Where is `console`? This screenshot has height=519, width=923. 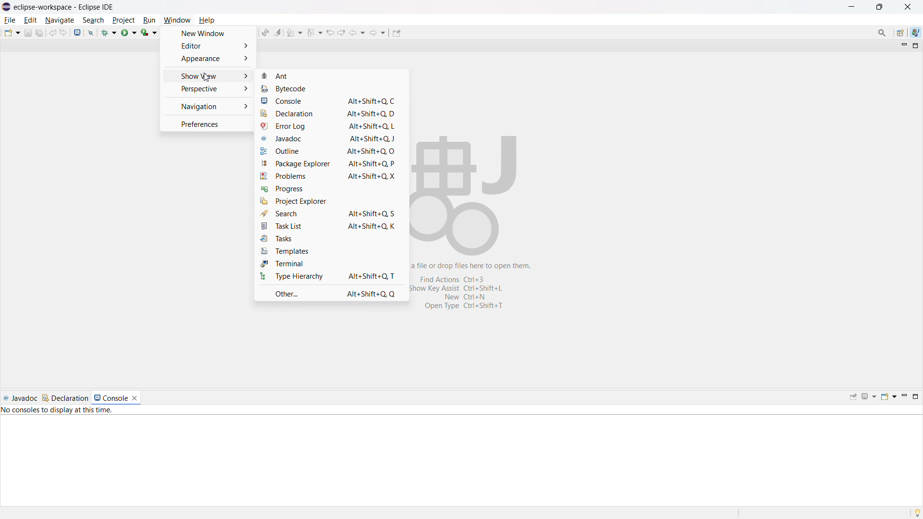 console is located at coordinates (111, 397).